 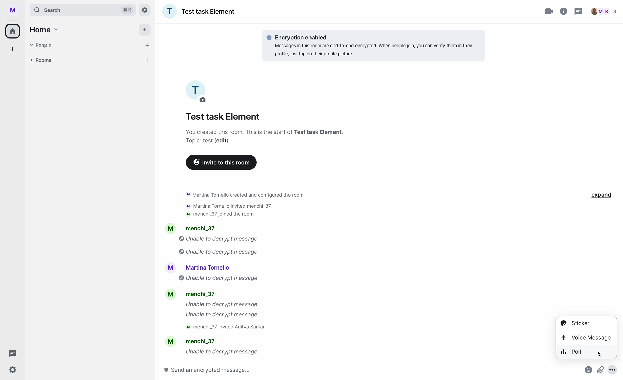 I want to click on voice message, so click(x=586, y=336).